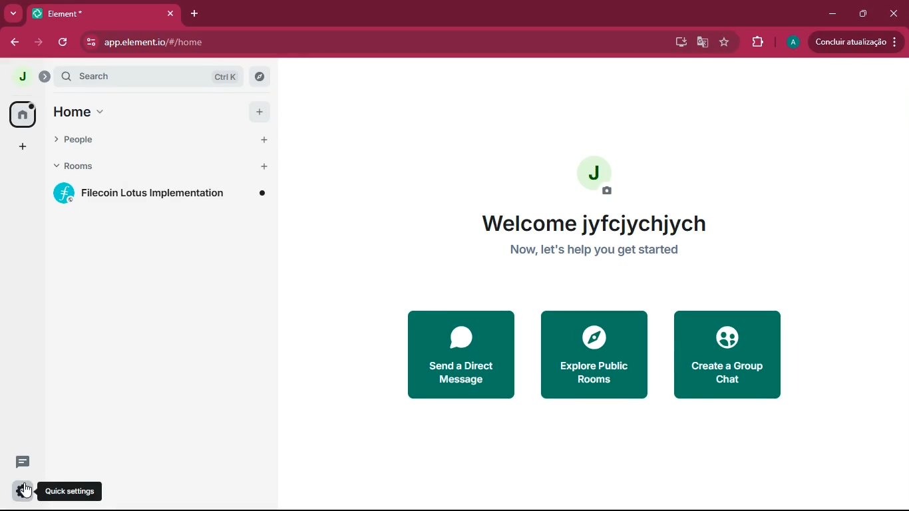  I want to click on back, so click(15, 44).